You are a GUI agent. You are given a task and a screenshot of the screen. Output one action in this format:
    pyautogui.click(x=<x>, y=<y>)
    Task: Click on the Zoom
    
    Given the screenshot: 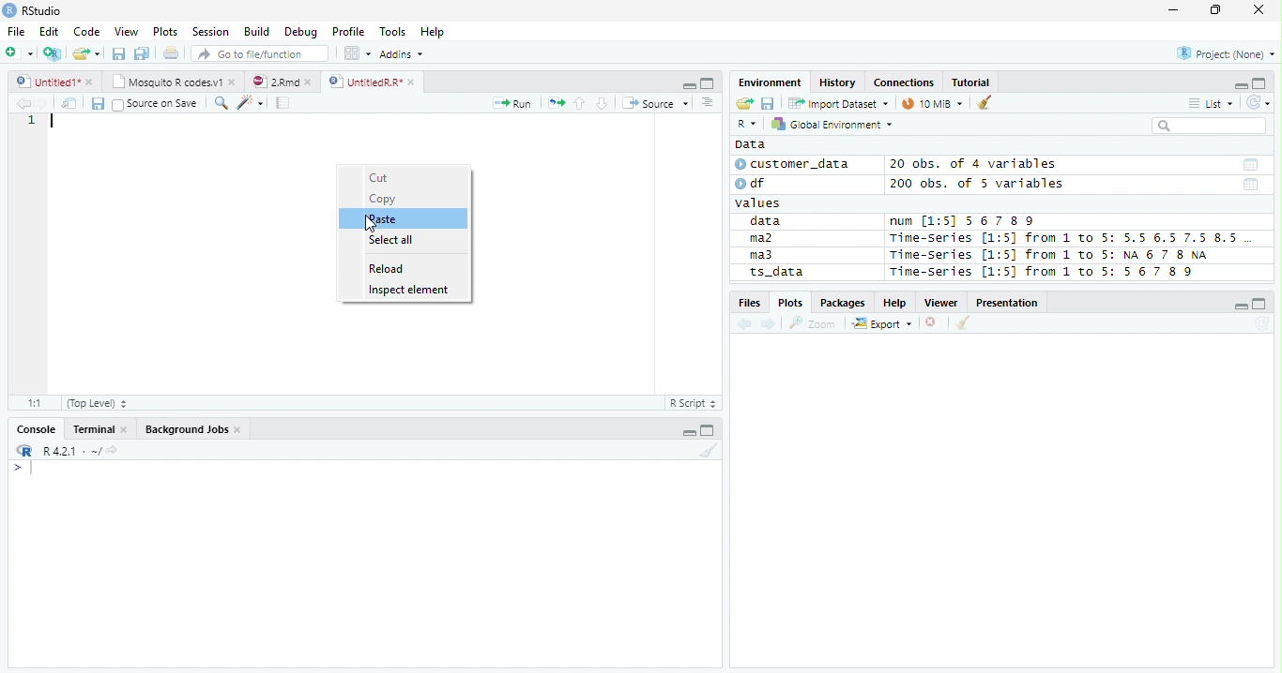 What is the action you would take?
    pyautogui.click(x=813, y=323)
    